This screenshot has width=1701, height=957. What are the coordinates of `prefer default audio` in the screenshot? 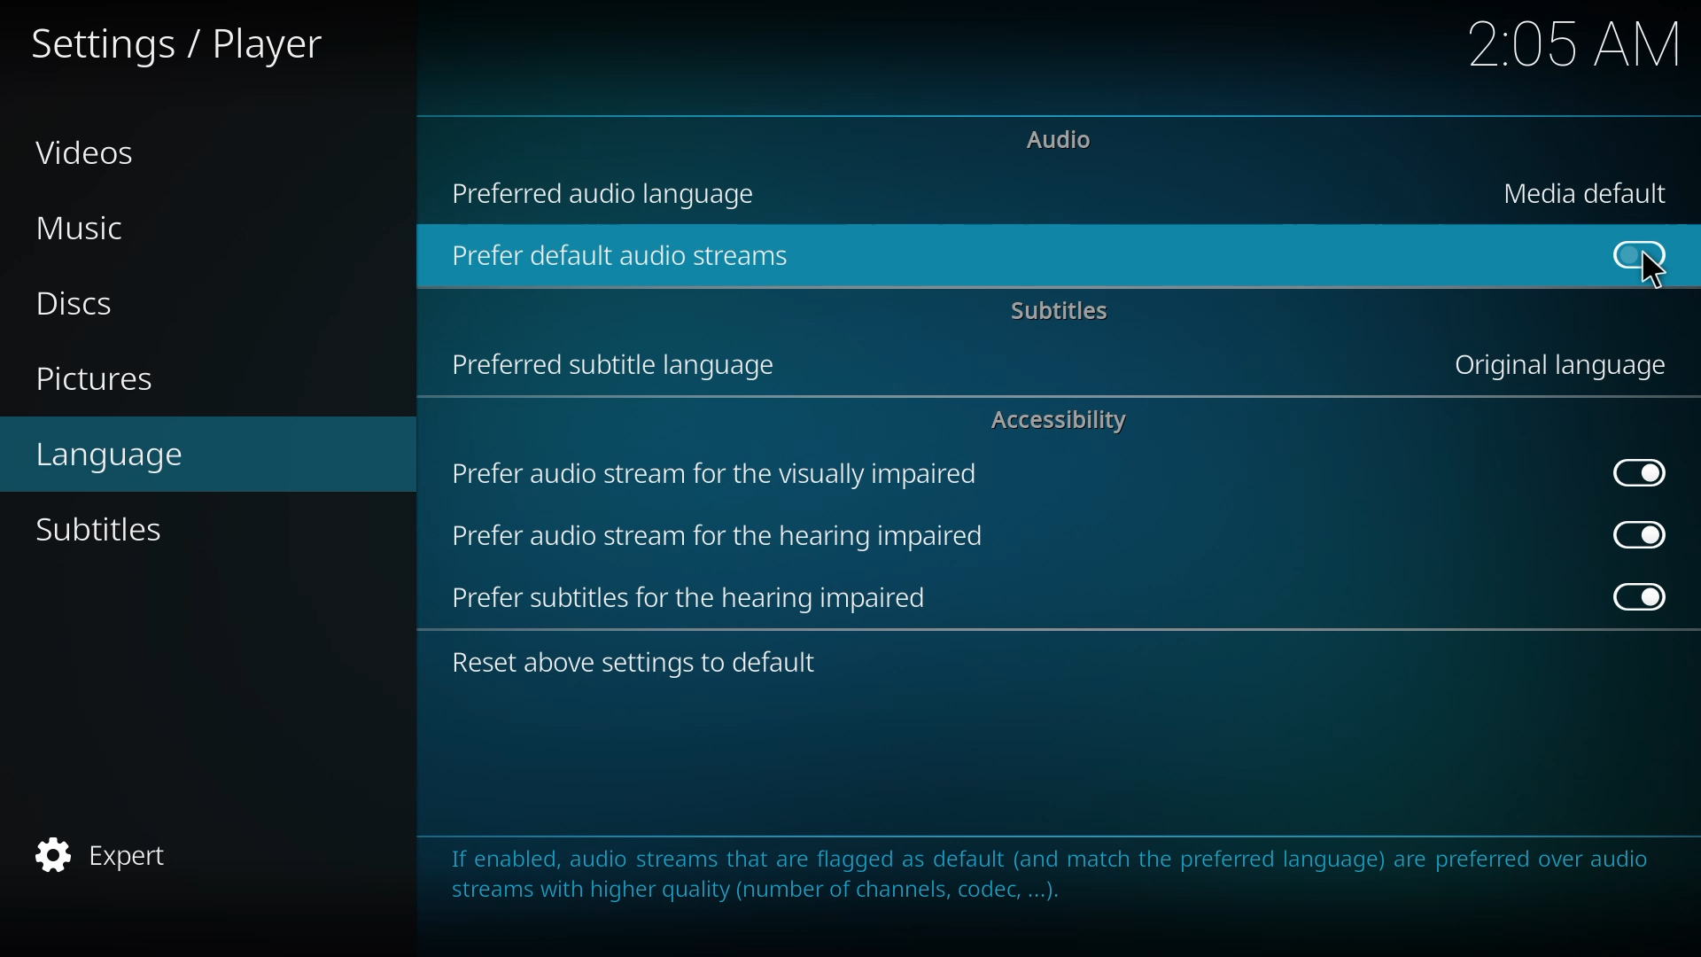 It's located at (625, 255).